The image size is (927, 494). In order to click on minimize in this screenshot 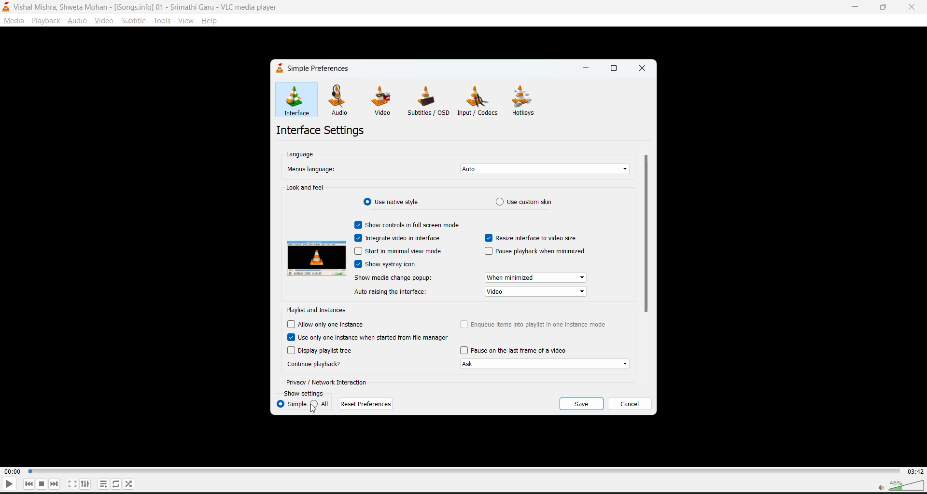, I will do `click(856, 7)`.